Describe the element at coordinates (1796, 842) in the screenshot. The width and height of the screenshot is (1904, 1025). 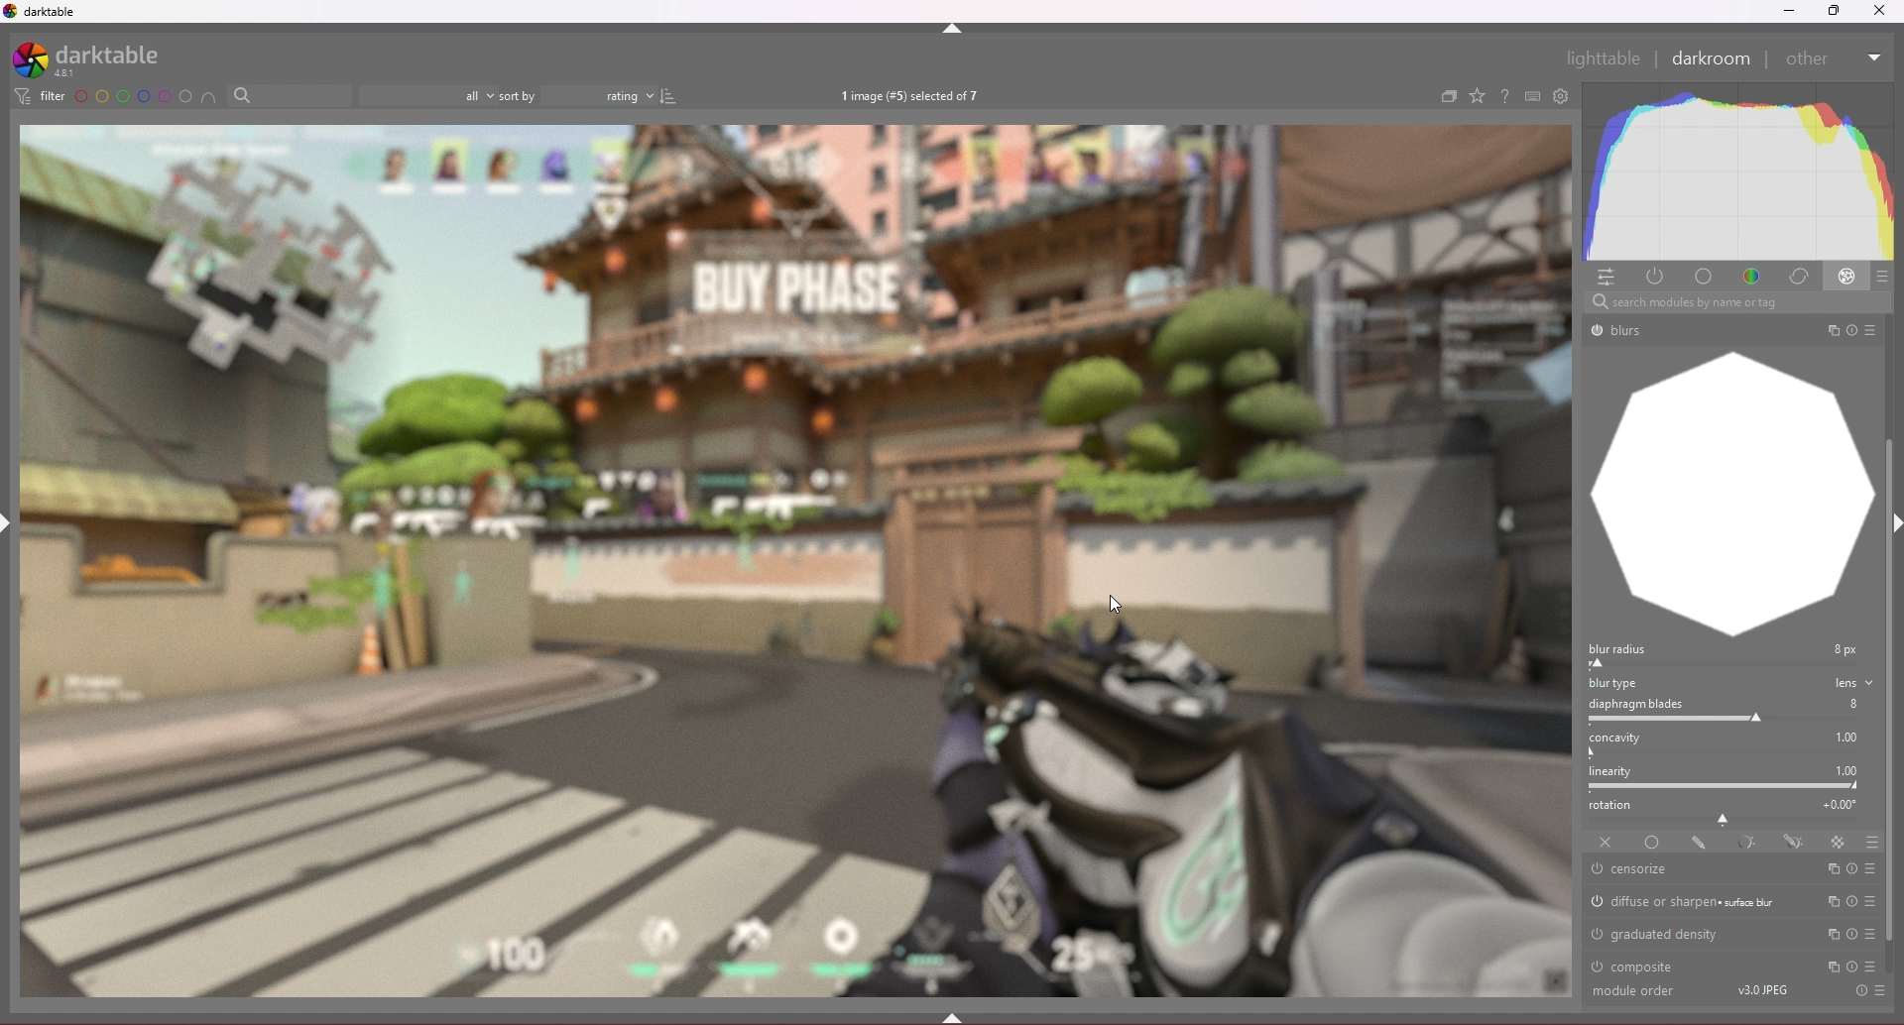
I see `drawn and parametric mask` at that location.